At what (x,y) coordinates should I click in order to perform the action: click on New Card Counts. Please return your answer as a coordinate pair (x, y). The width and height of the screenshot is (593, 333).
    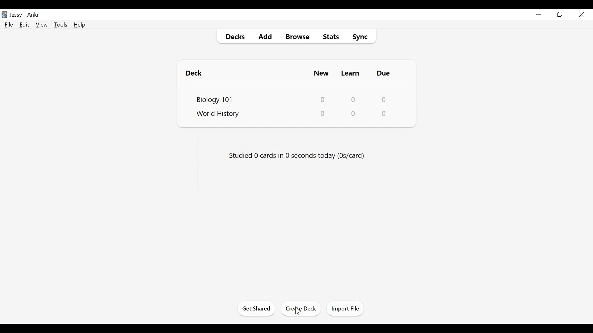
    Looking at the image, I should click on (324, 99).